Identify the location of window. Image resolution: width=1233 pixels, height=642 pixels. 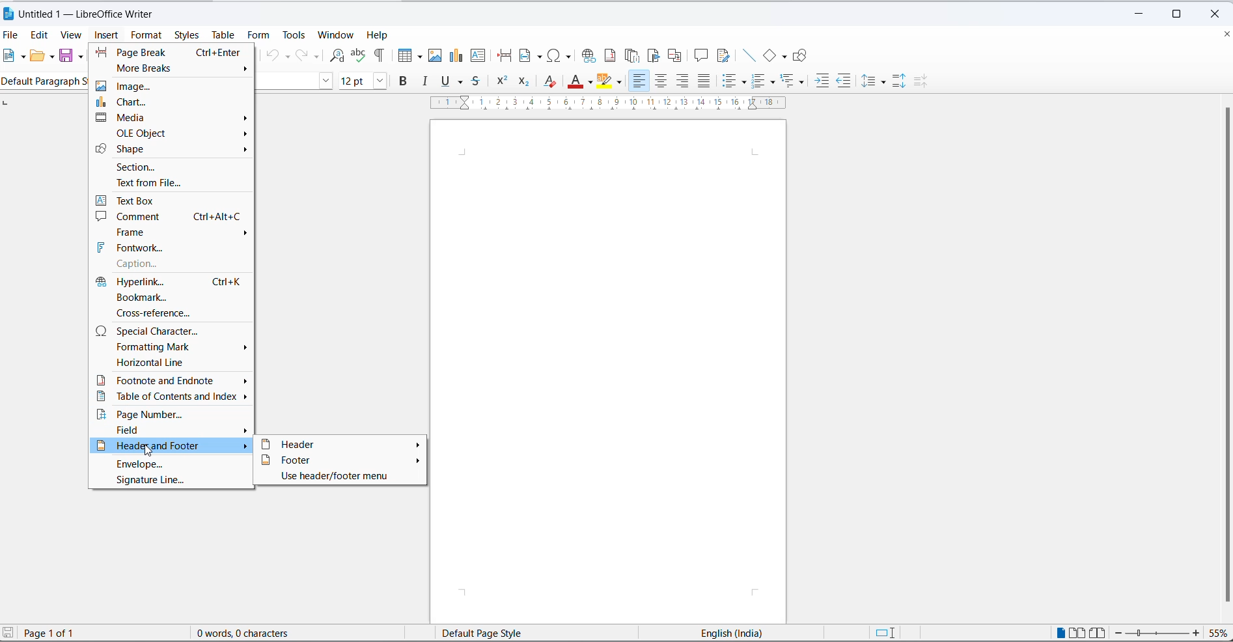
(339, 35).